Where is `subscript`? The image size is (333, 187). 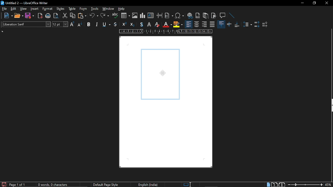 subscript is located at coordinates (133, 24).